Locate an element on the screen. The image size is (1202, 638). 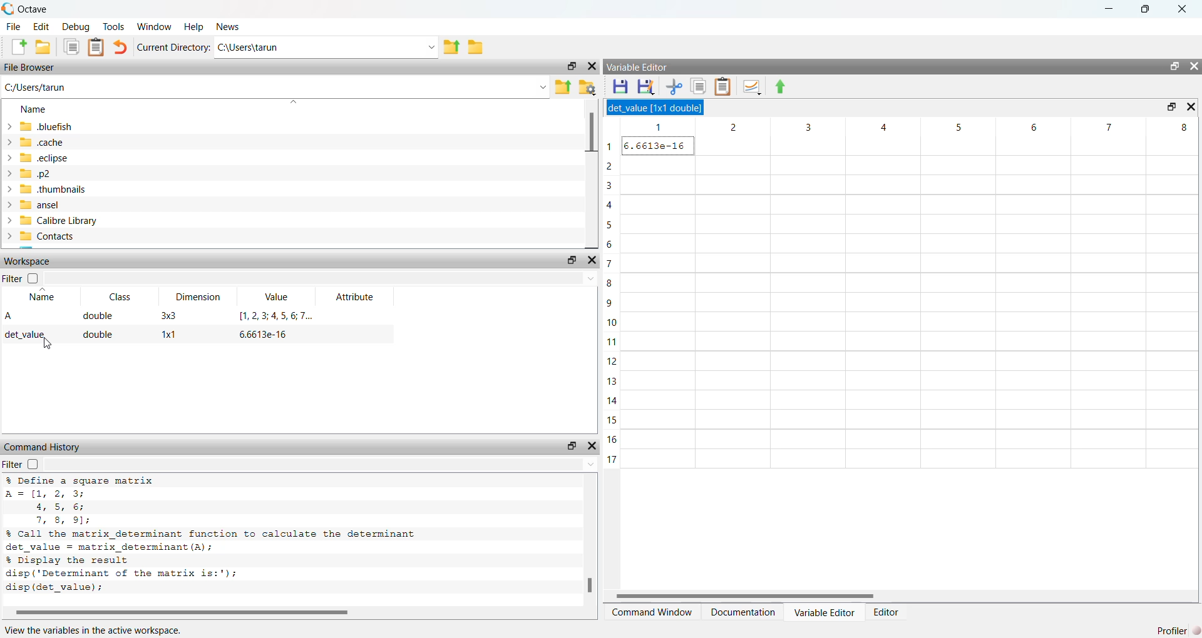
ansel is located at coordinates (35, 205).